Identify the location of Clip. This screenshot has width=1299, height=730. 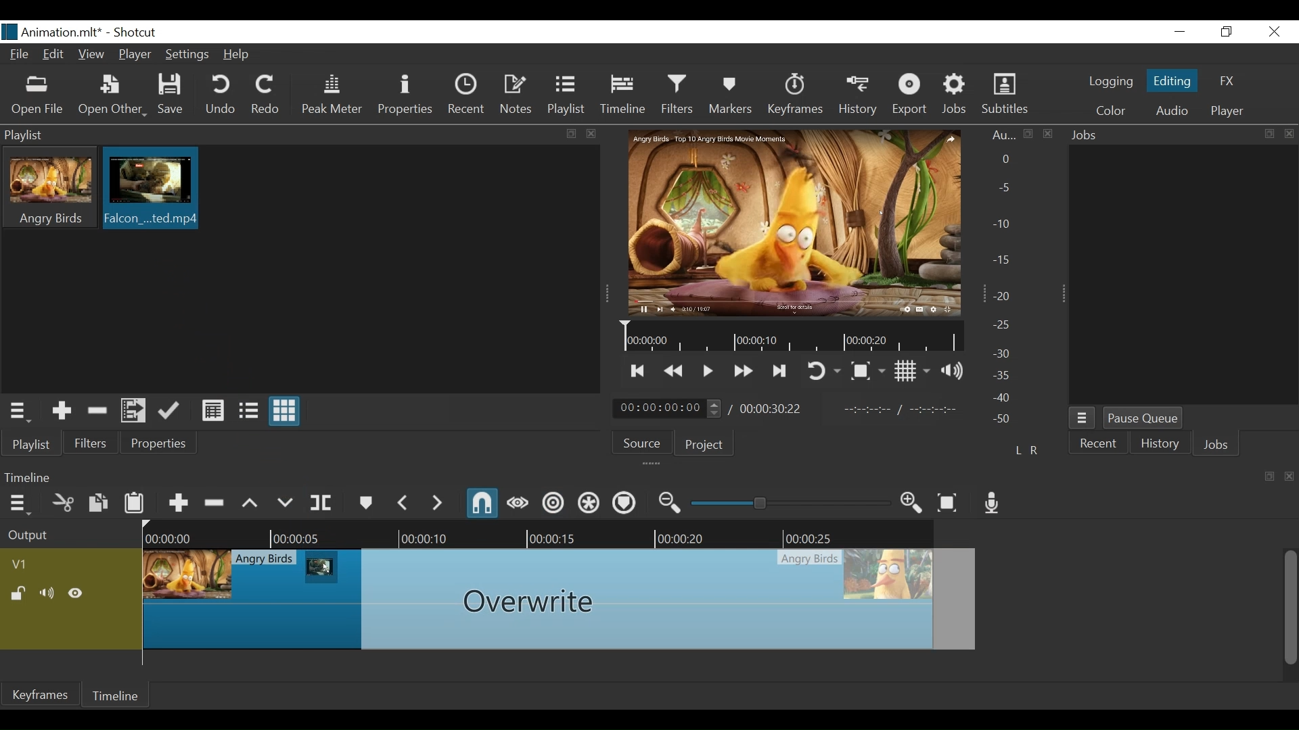
(561, 602).